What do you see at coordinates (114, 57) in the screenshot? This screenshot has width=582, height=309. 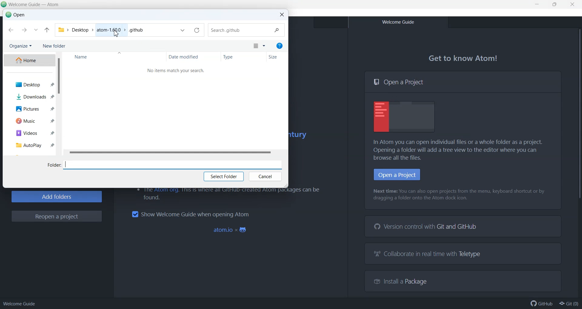 I see `Name` at bounding box center [114, 57].